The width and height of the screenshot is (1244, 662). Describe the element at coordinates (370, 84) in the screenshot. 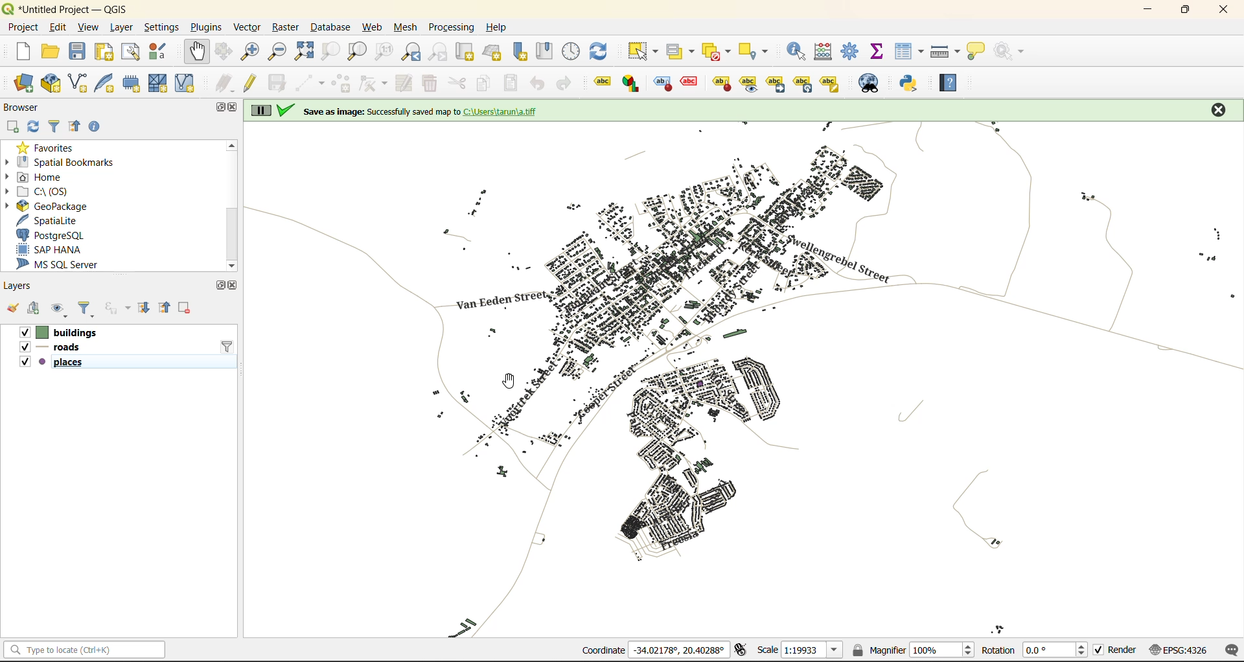

I see `vertex tools` at that location.